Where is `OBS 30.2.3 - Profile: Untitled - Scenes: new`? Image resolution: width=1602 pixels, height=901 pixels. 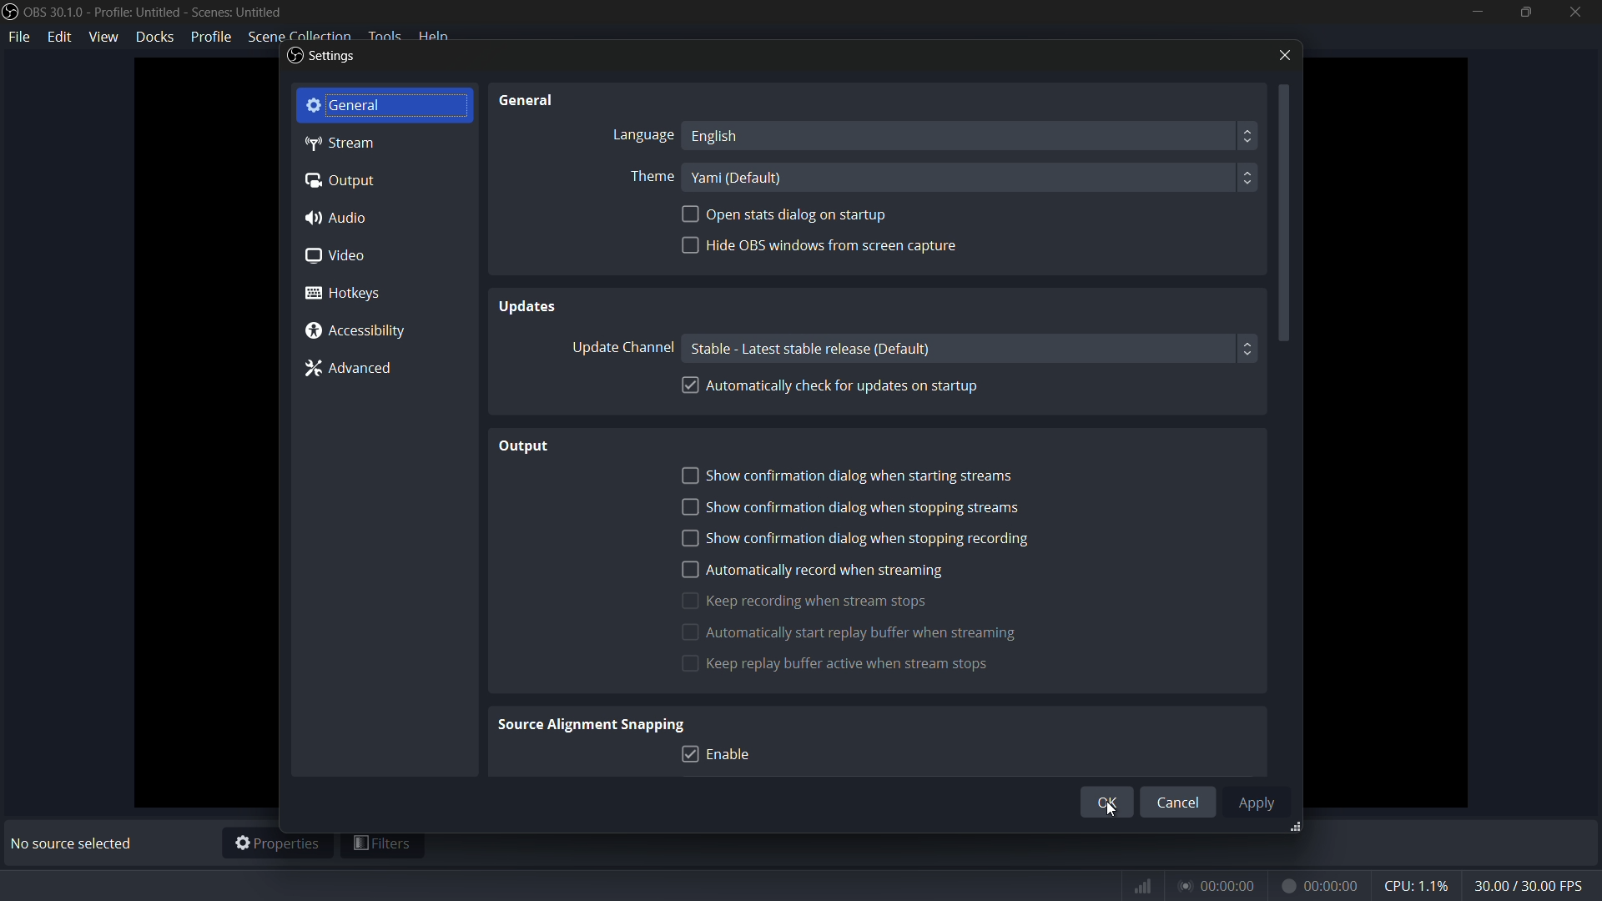
OBS 30.2.3 - Profile: Untitled - Scenes: new is located at coordinates (175, 13).